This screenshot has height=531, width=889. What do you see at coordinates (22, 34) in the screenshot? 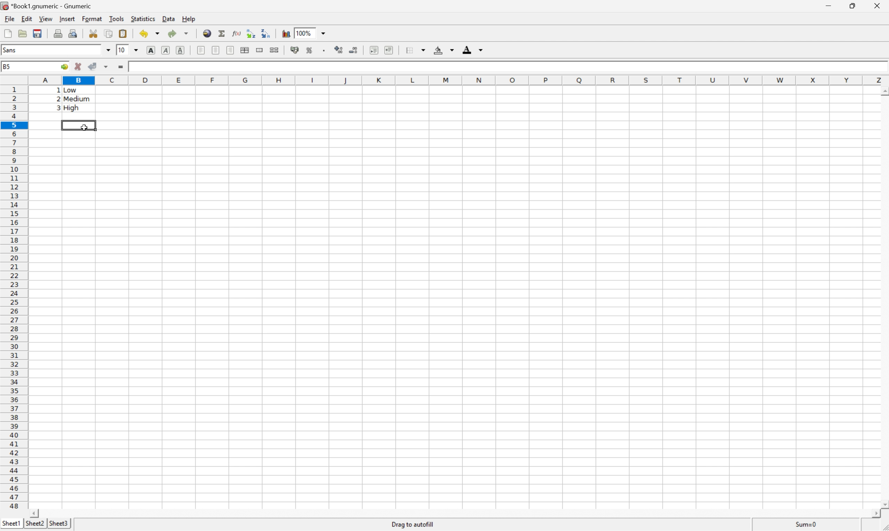
I see `Open a file` at bounding box center [22, 34].